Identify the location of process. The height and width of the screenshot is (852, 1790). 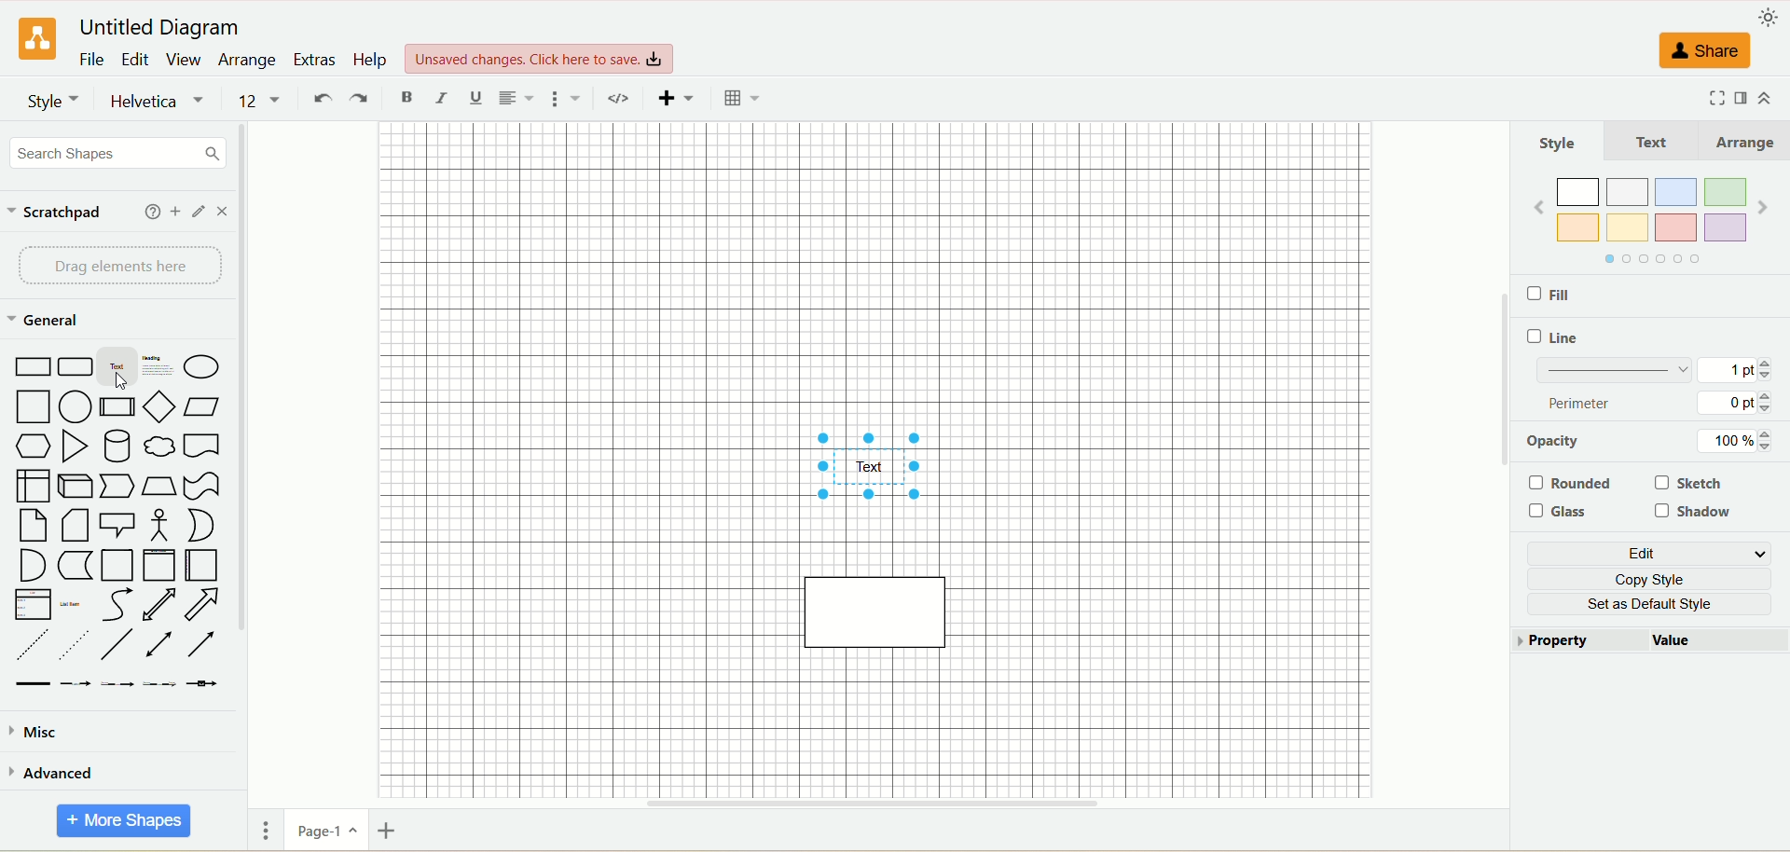
(117, 406).